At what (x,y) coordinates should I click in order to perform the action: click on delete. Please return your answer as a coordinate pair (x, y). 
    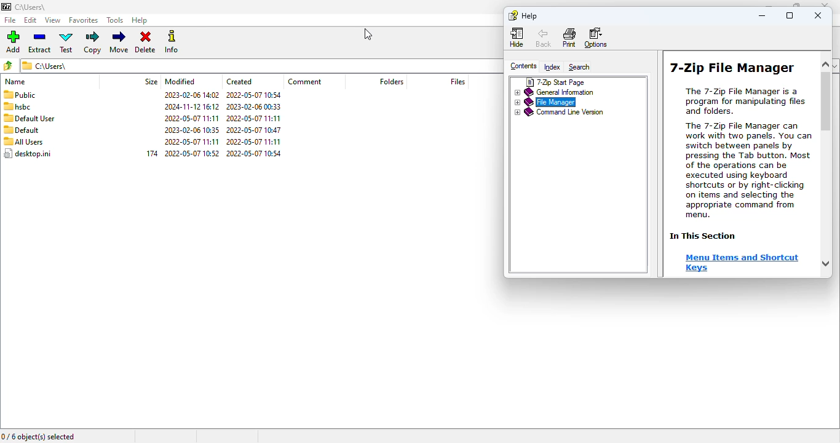
    Looking at the image, I should click on (148, 43).